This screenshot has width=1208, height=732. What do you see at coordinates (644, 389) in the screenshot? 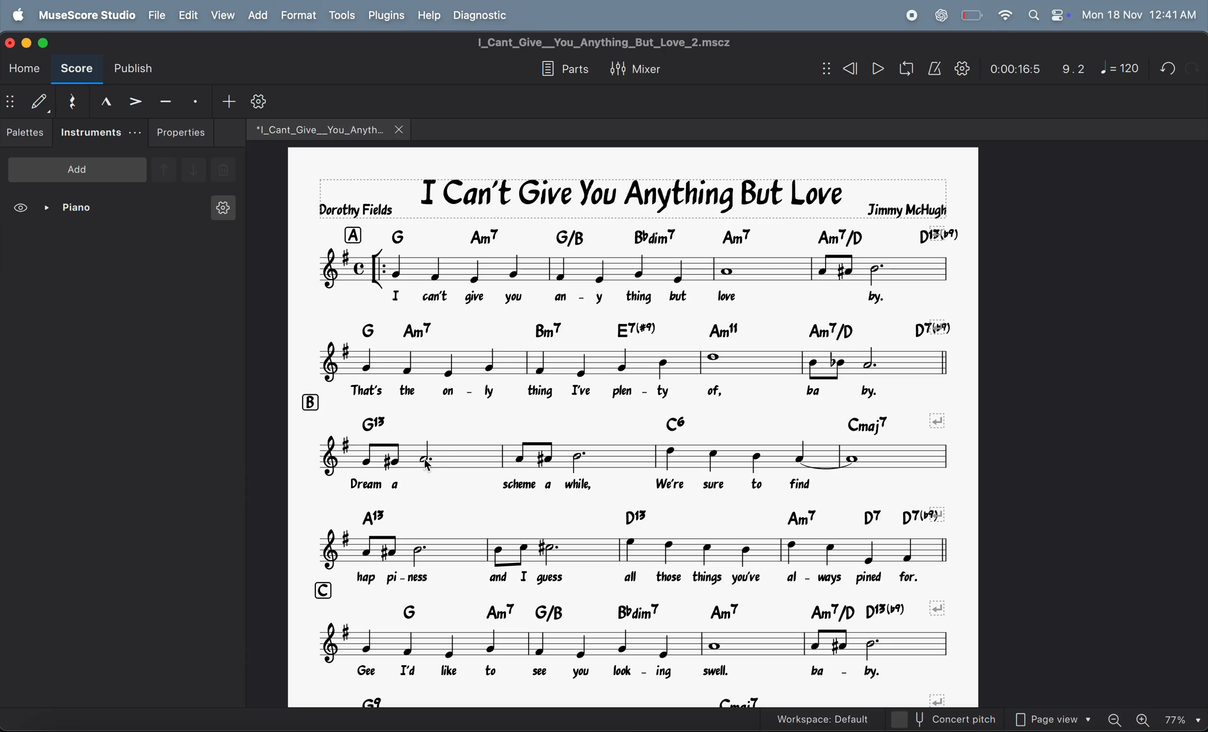
I see `lyrics` at bounding box center [644, 389].